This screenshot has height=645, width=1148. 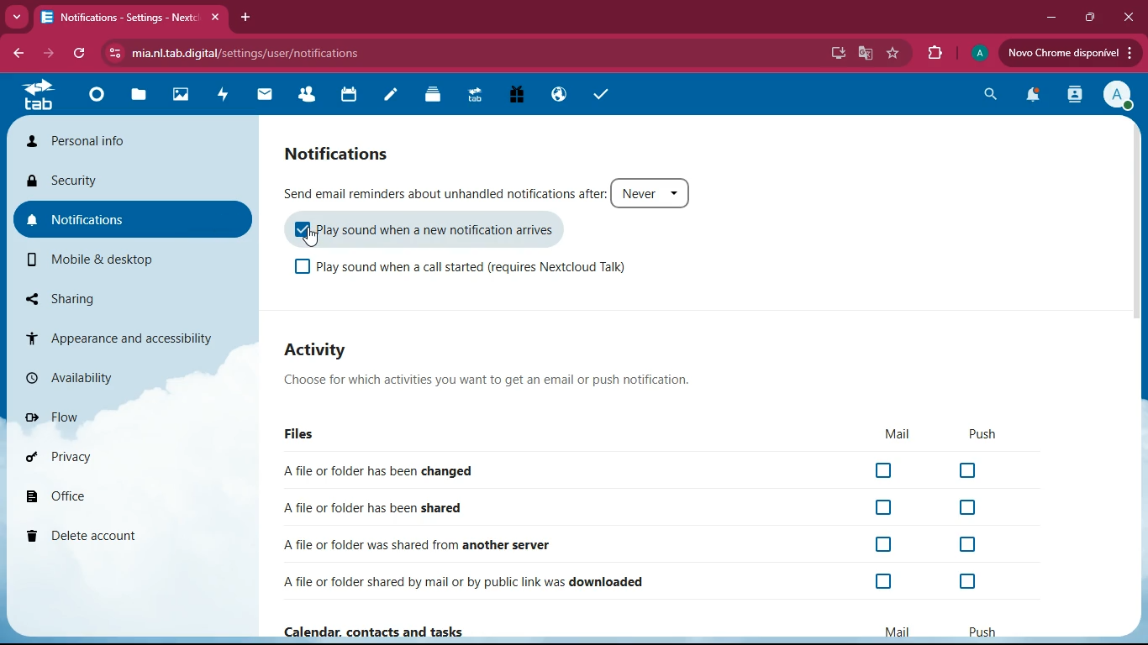 What do you see at coordinates (341, 352) in the screenshot?
I see `activity` at bounding box center [341, 352].